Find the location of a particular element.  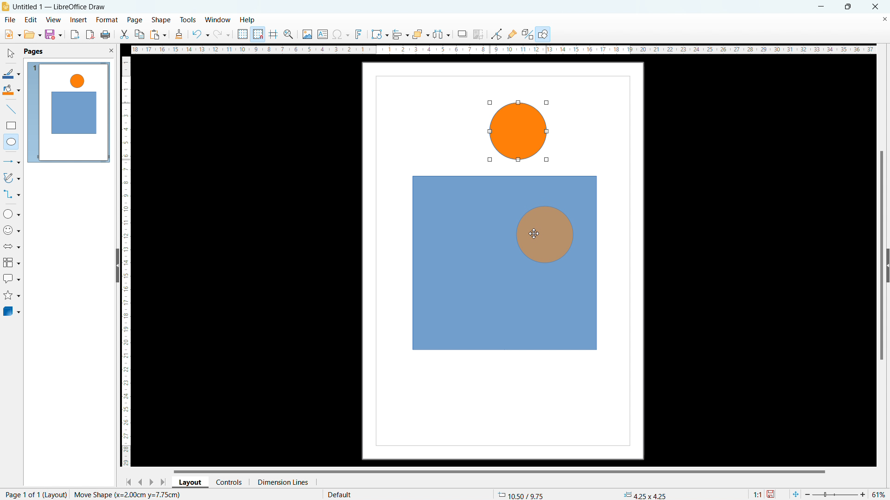

save is located at coordinates (53, 34).